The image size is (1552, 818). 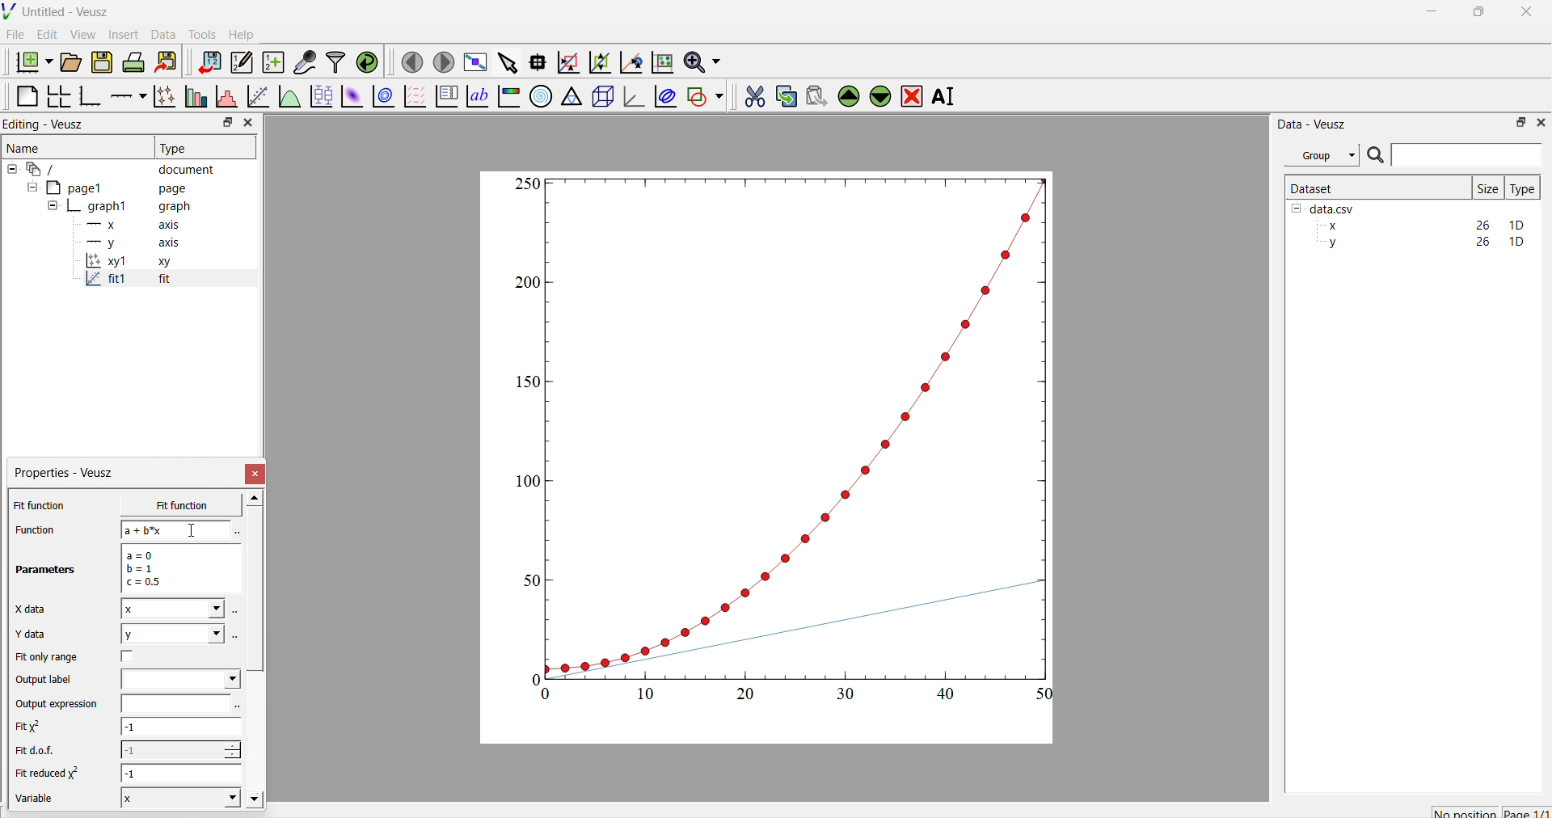 I want to click on Import data, so click(x=205, y=62).